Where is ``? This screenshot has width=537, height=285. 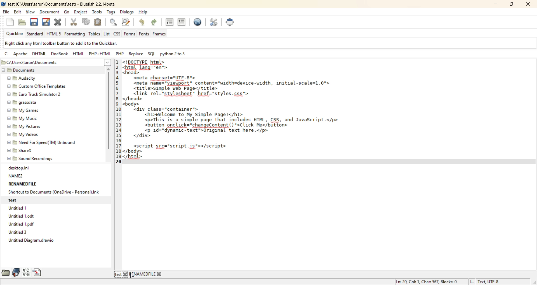  is located at coordinates (126, 274).